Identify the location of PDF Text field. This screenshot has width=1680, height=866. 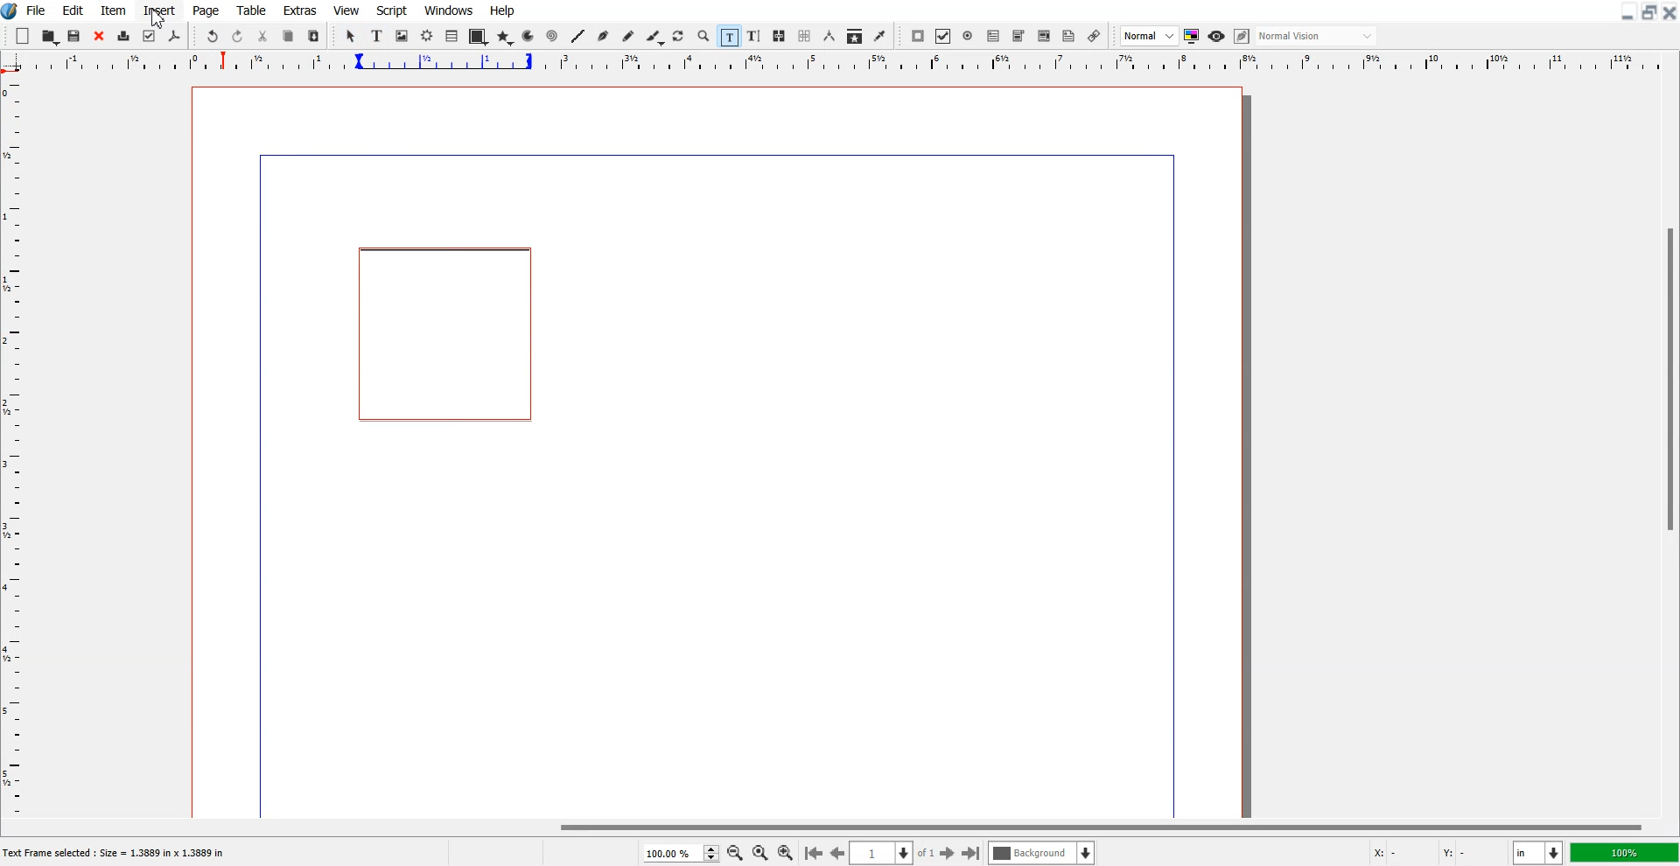
(1018, 37).